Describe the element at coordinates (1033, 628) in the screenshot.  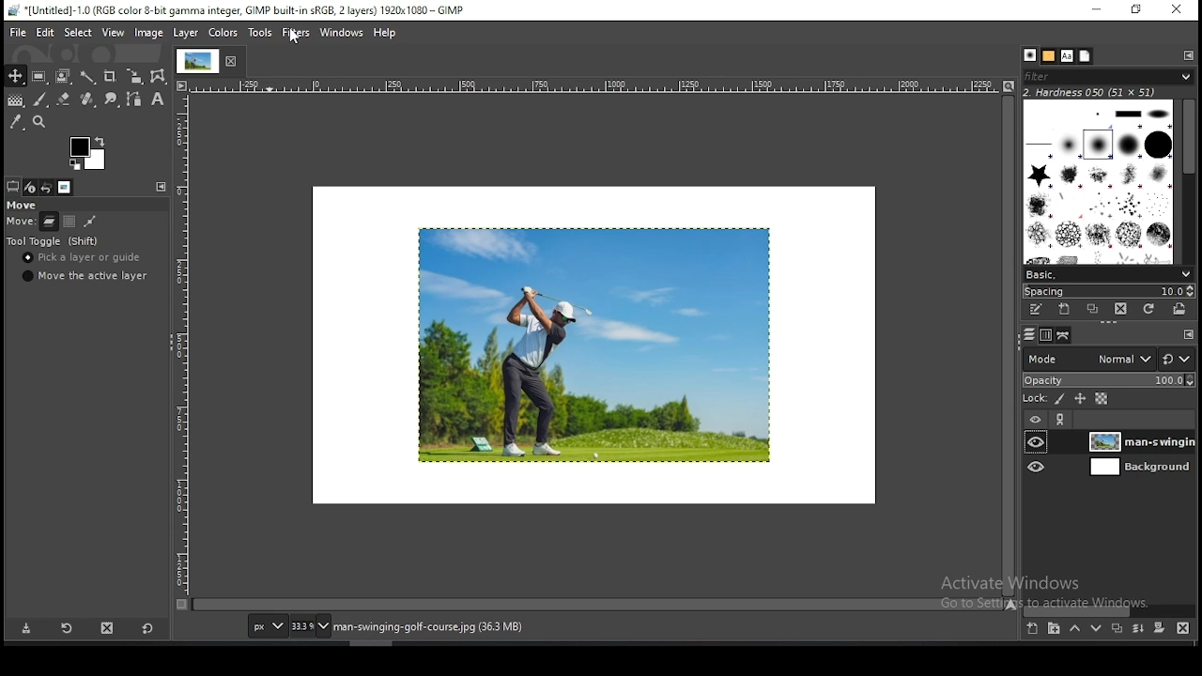
I see `create a new layer` at that location.